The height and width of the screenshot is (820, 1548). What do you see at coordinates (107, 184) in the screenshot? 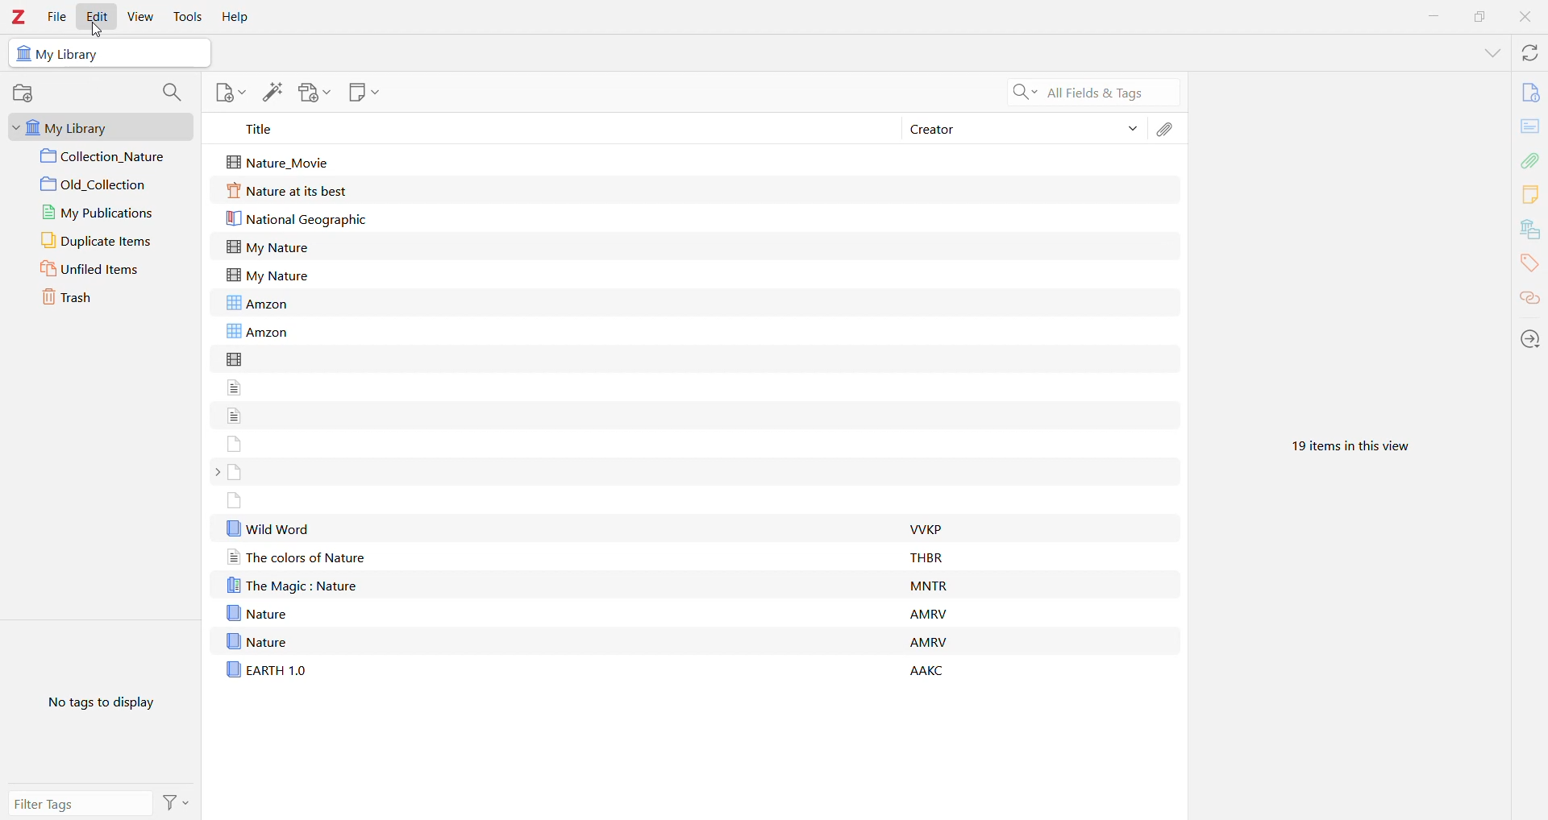
I see `Collection 2` at bounding box center [107, 184].